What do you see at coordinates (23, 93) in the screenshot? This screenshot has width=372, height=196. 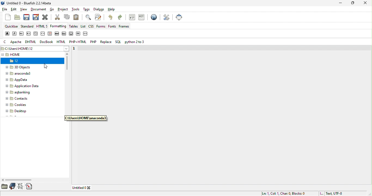 I see `aqbanking` at bounding box center [23, 93].